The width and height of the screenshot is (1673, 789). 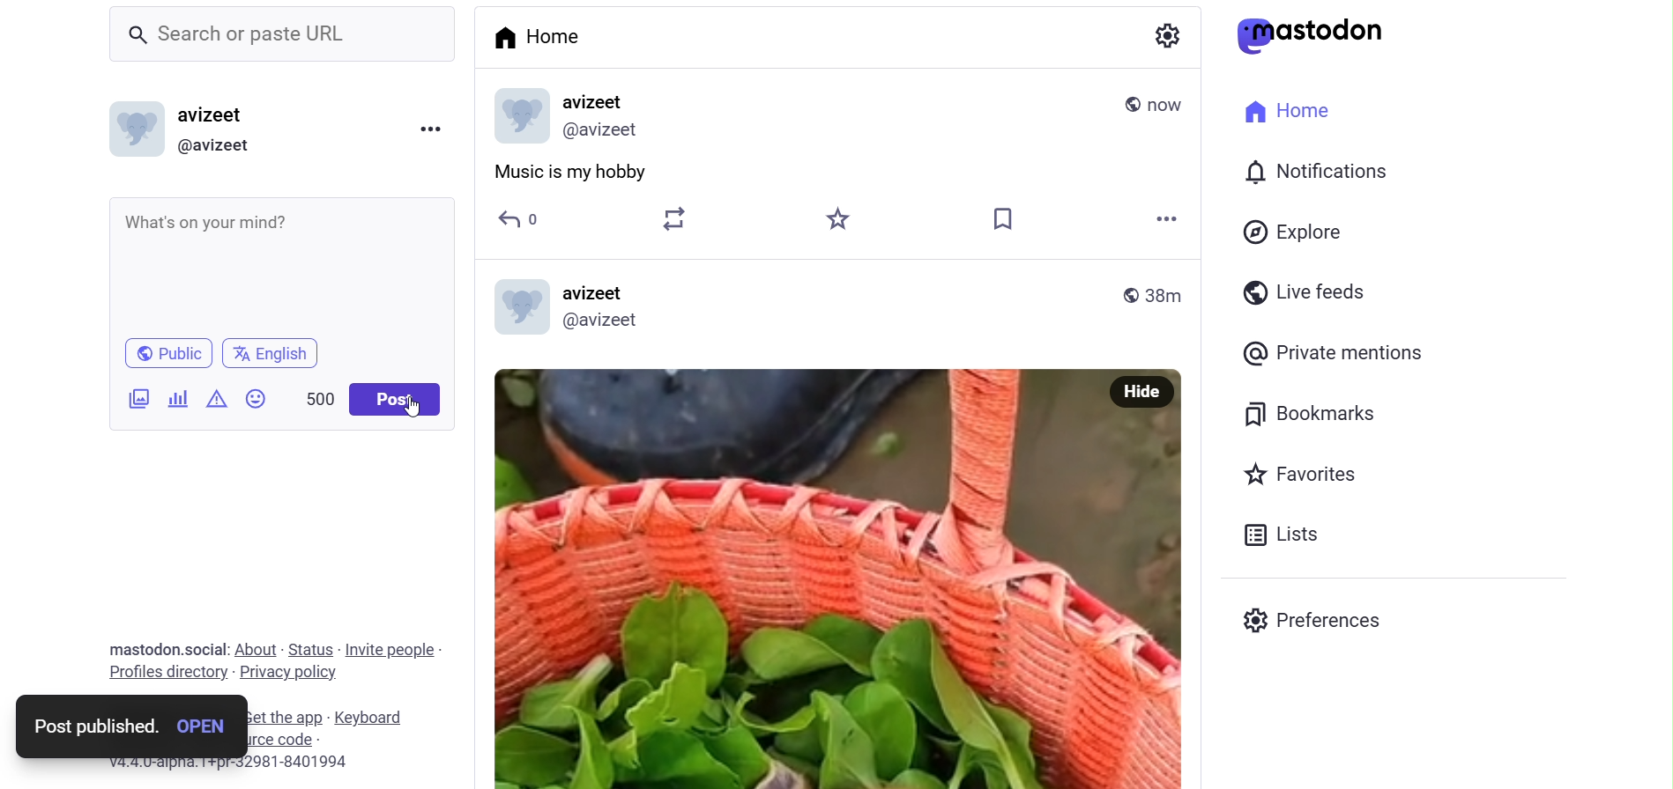 I want to click on 38m, so click(x=1169, y=291).